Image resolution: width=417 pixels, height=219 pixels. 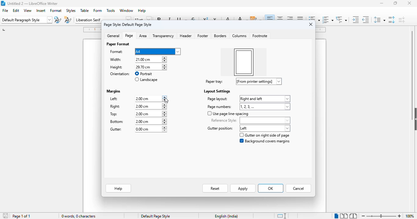 What do you see at coordinates (265, 141) in the screenshot?
I see `background covers margins` at bounding box center [265, 141].